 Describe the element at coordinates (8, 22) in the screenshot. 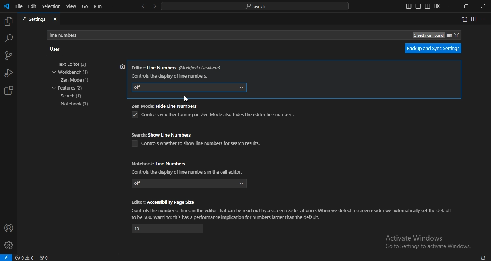

I see `explorer` at that location.